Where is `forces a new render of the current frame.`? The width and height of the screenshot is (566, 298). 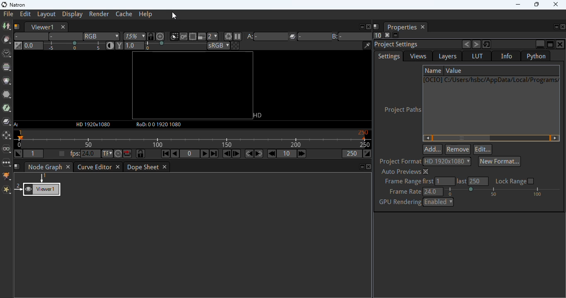 forces a new render of the current frame. is located at coordinates (228, 36).